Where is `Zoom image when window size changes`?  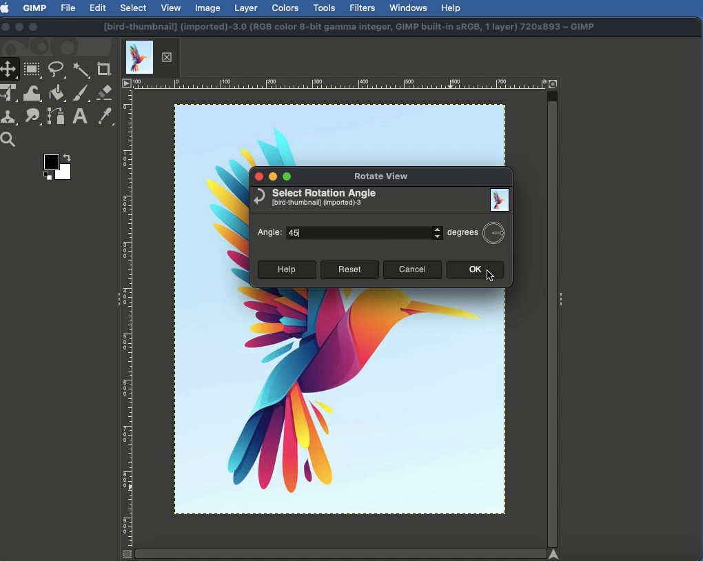 Zoom image when window size changes is located at coordinates (554, 83).